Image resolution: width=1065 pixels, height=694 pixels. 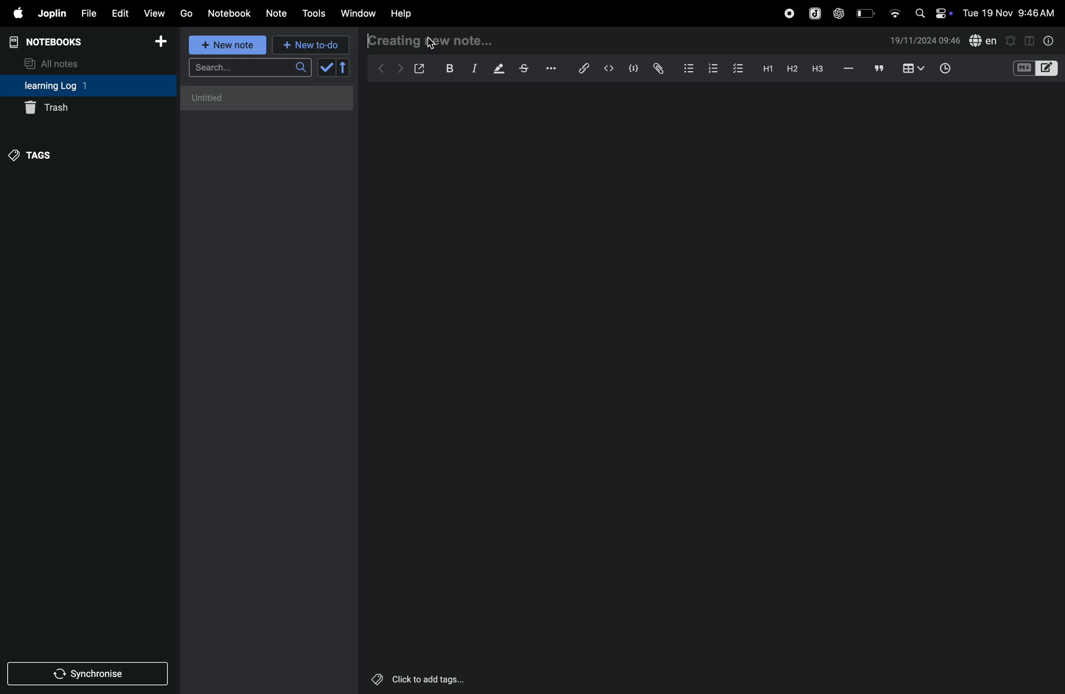 I want to click on all notes, so click(x=57, y=63).